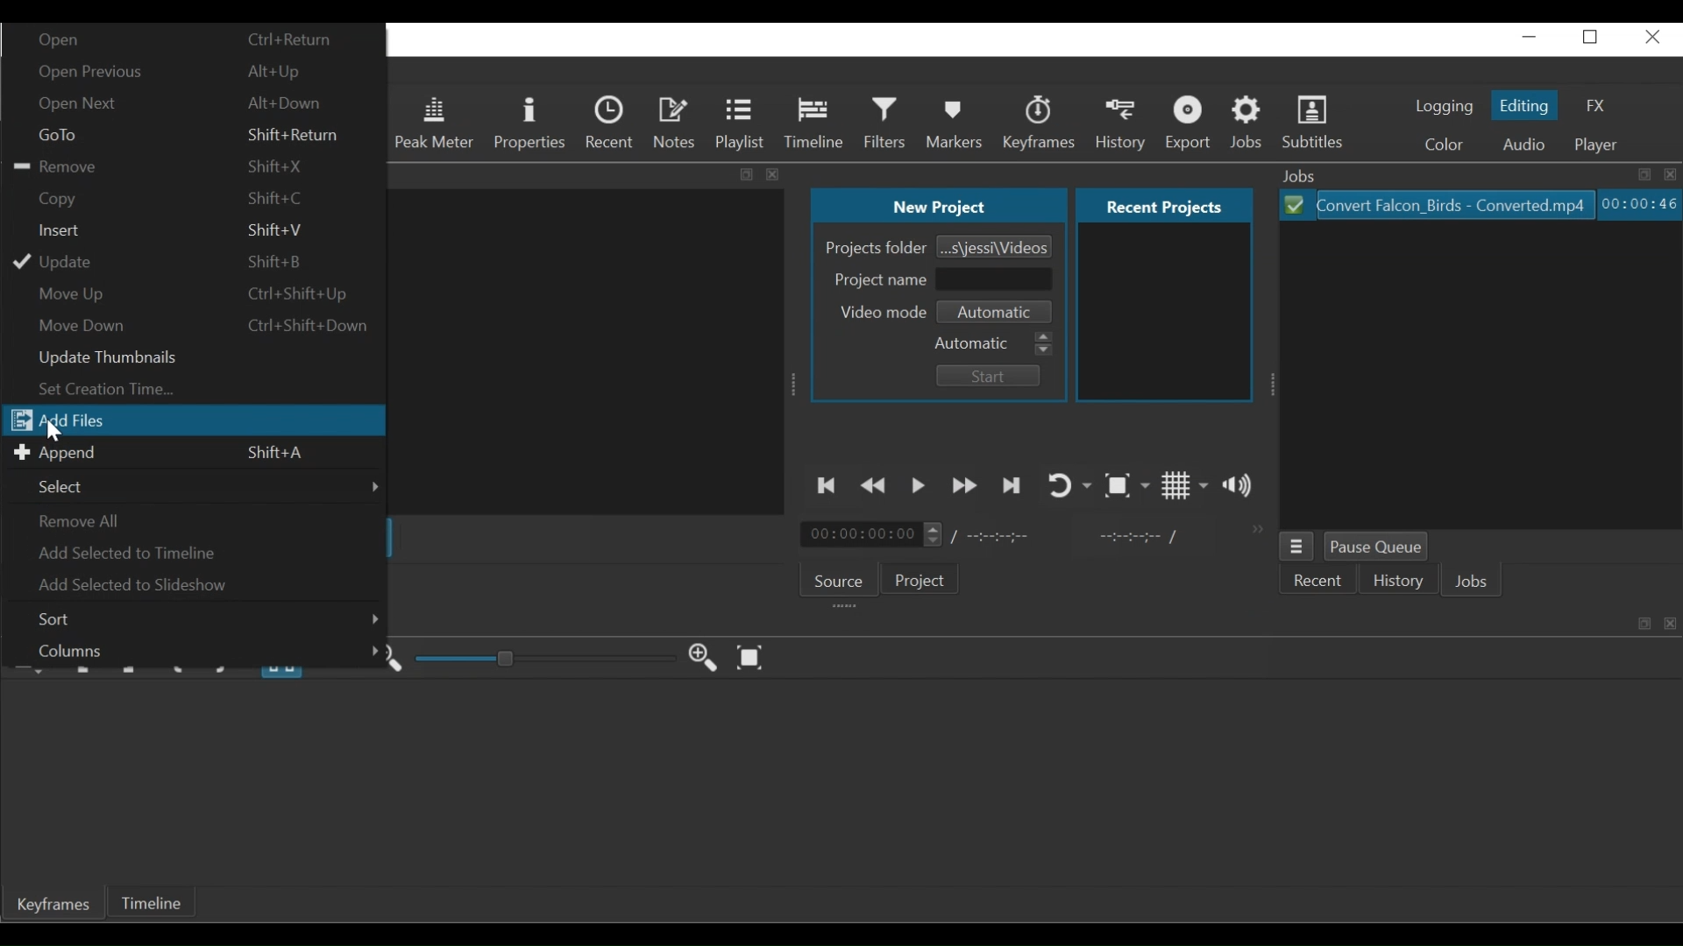 This screenshot has width=1683, height=946. What do you see at coordinates (674, 123) in the screenshot?
I see `Notes` at bounding box center [674, 123].